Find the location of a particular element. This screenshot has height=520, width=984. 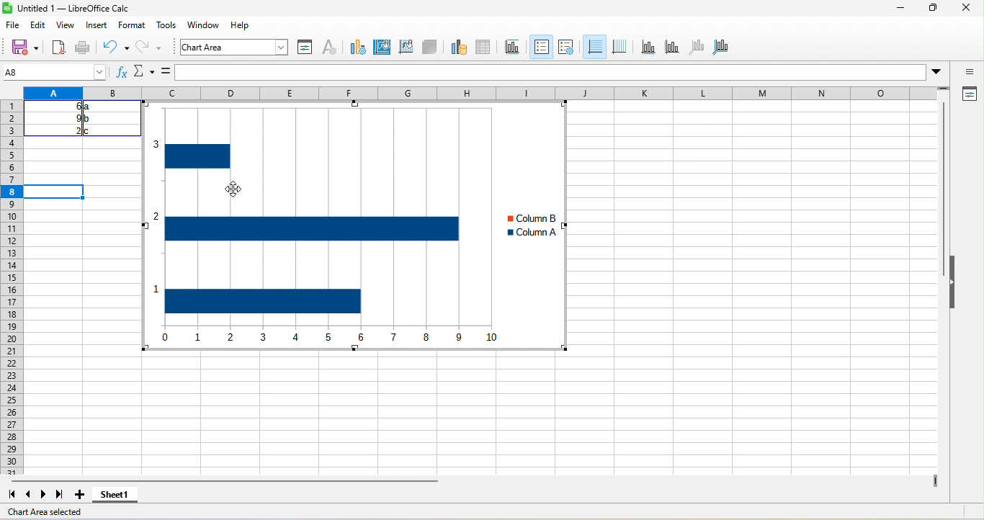

vertical scroll bar is located at coordinates (941, 212).